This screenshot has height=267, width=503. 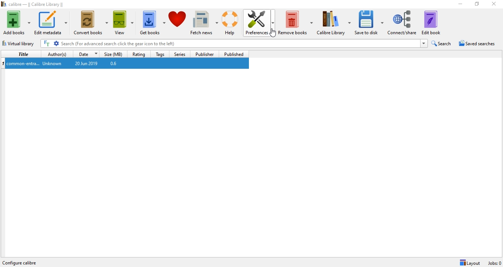 What do you see at coordinates (23, 261) in the screenshot?
I see `Configure calibre` at bounding box center [23, 261].